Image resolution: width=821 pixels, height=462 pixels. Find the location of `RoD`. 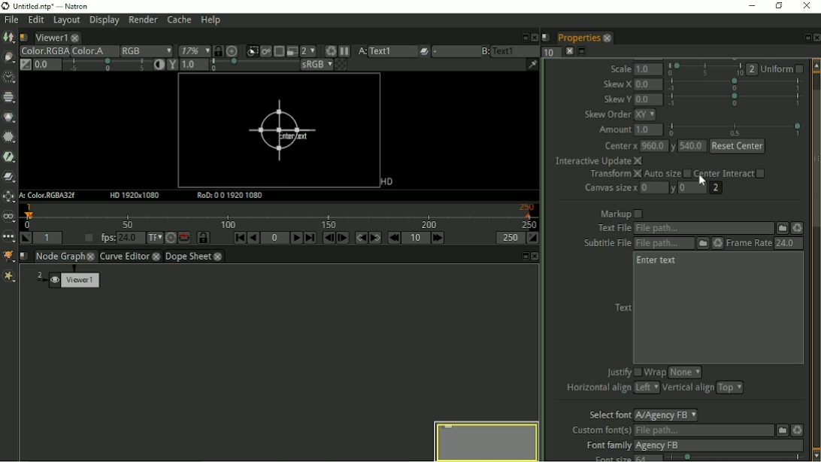

RoD is located at coordinates (231, 196).